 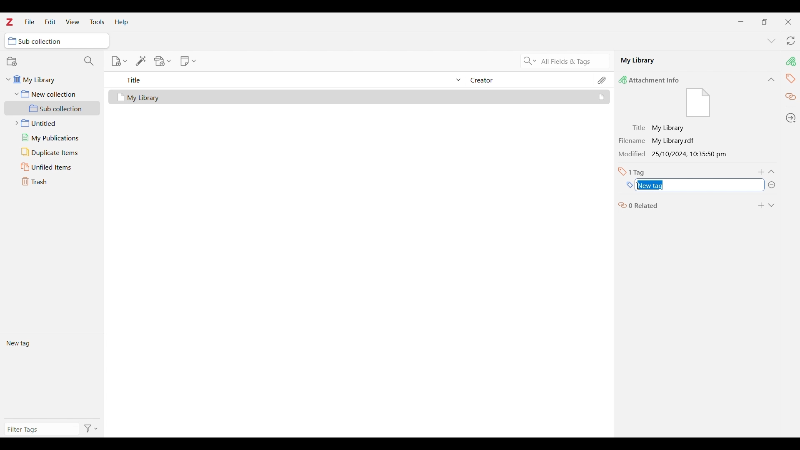 I want to click on Selected file and its details, so click(x=360, y=97).